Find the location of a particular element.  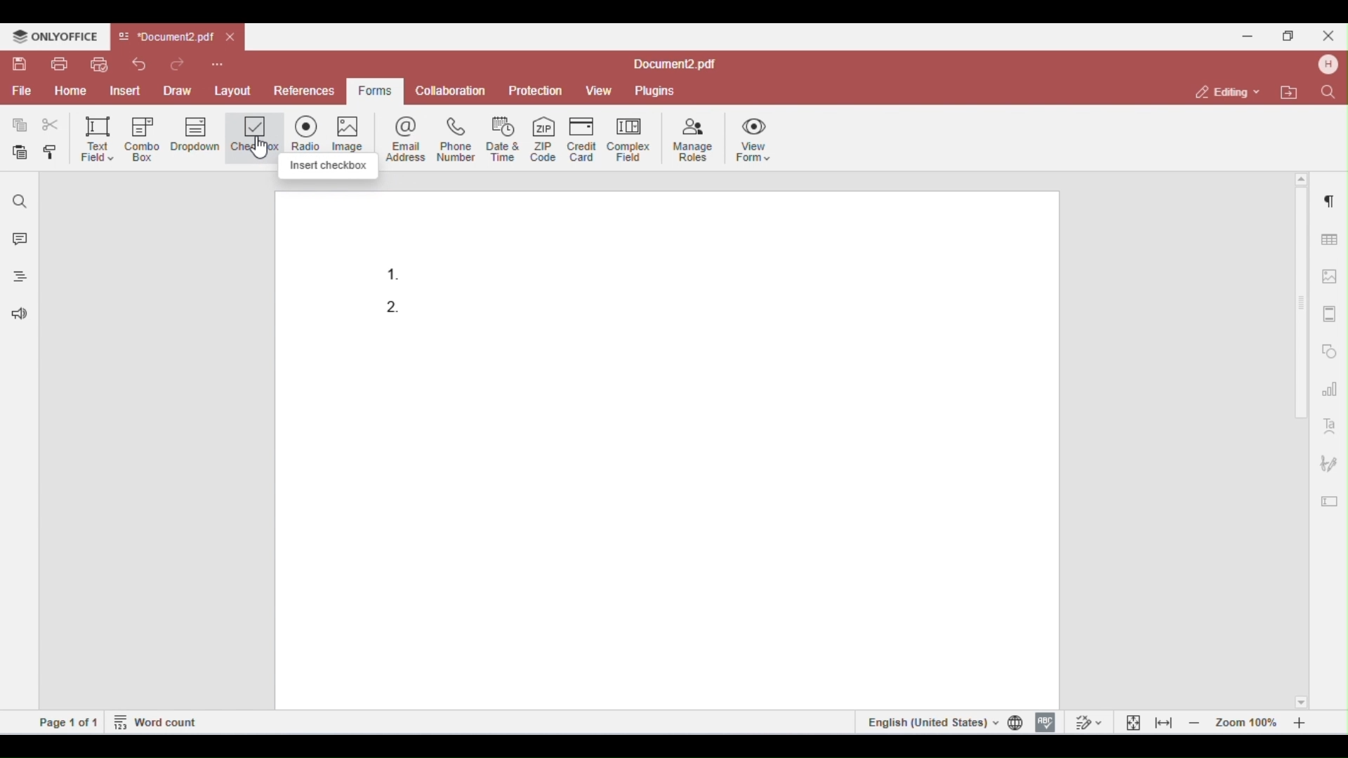

maximize is located at coordinates (1292, 35).